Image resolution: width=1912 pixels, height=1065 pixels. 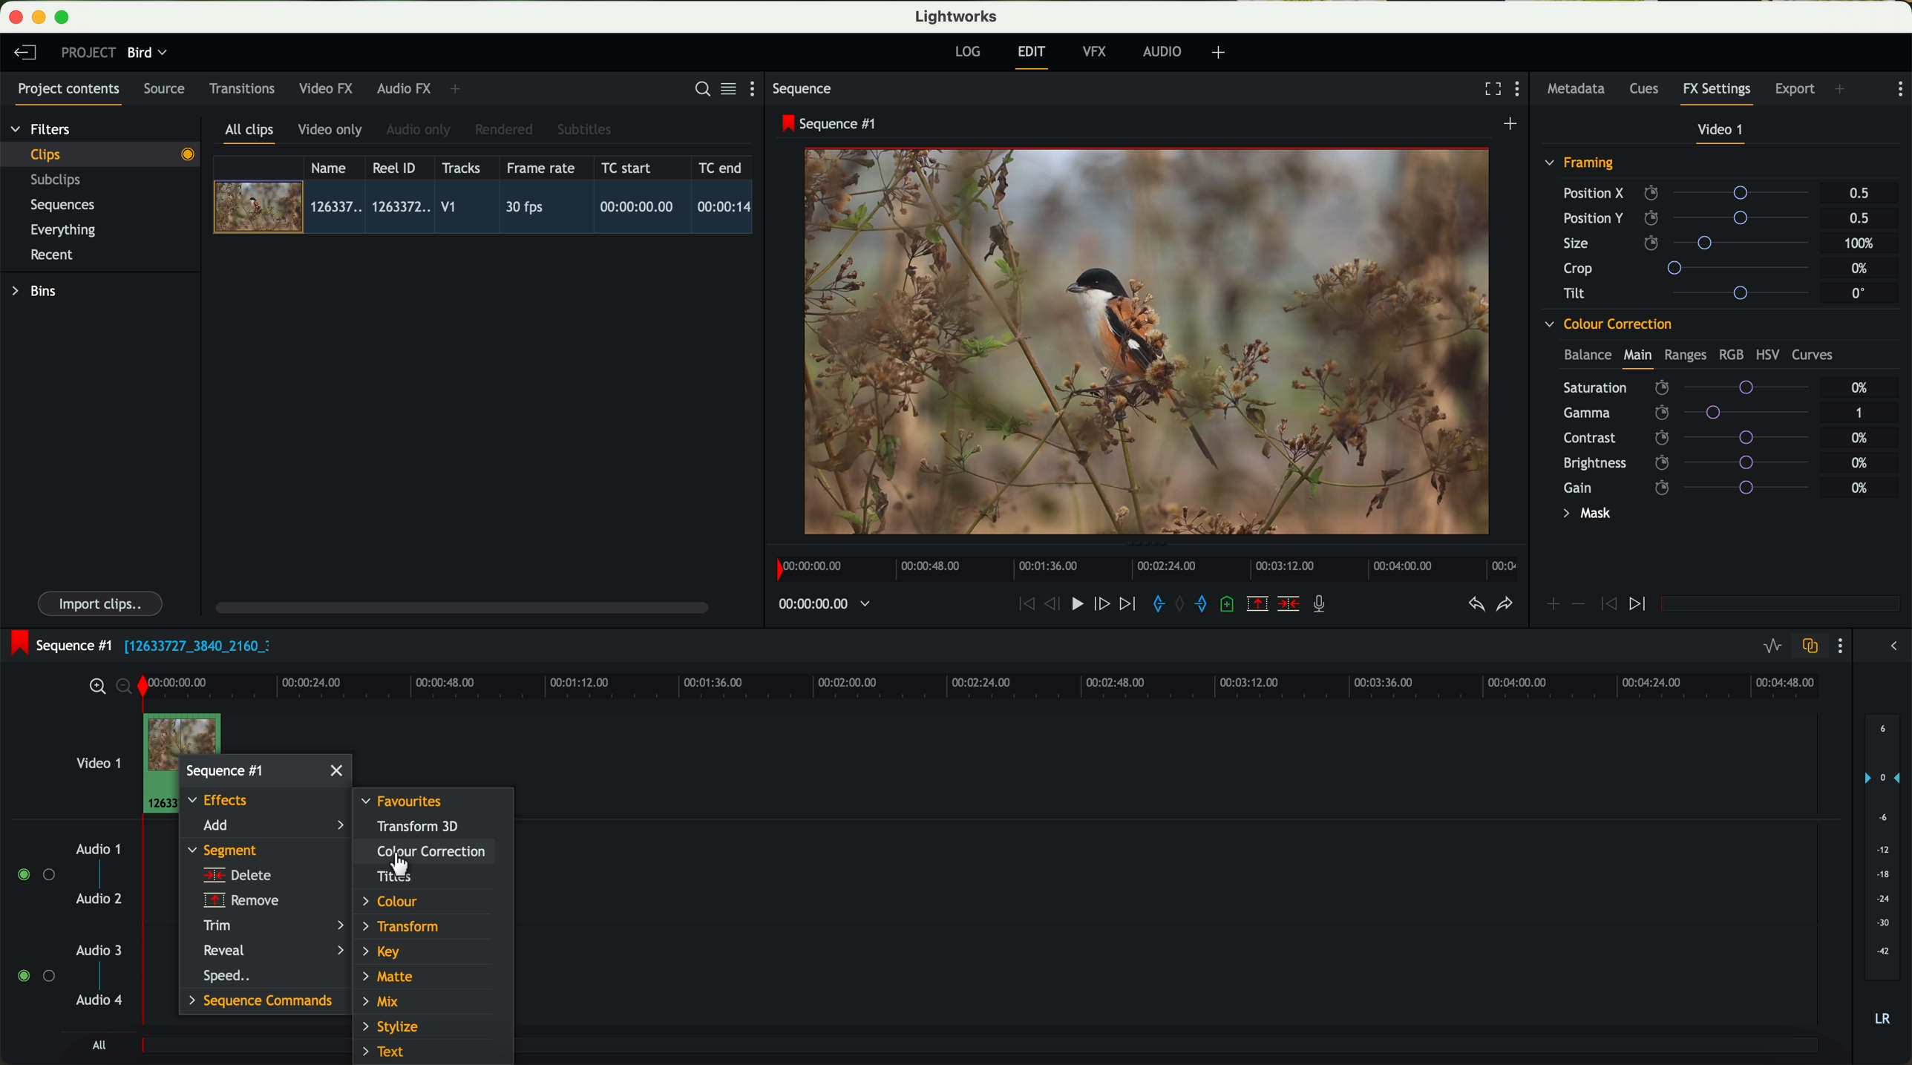 What do you see at coordinates (1162, 51) in the screenshot?
I see `audio` at bounding box center [1162, 51].